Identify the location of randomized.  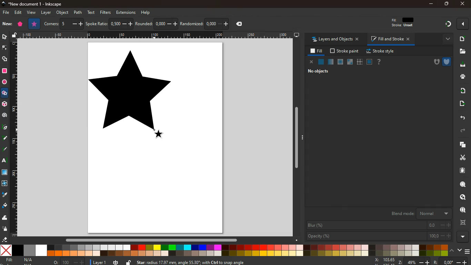
(204, 23).